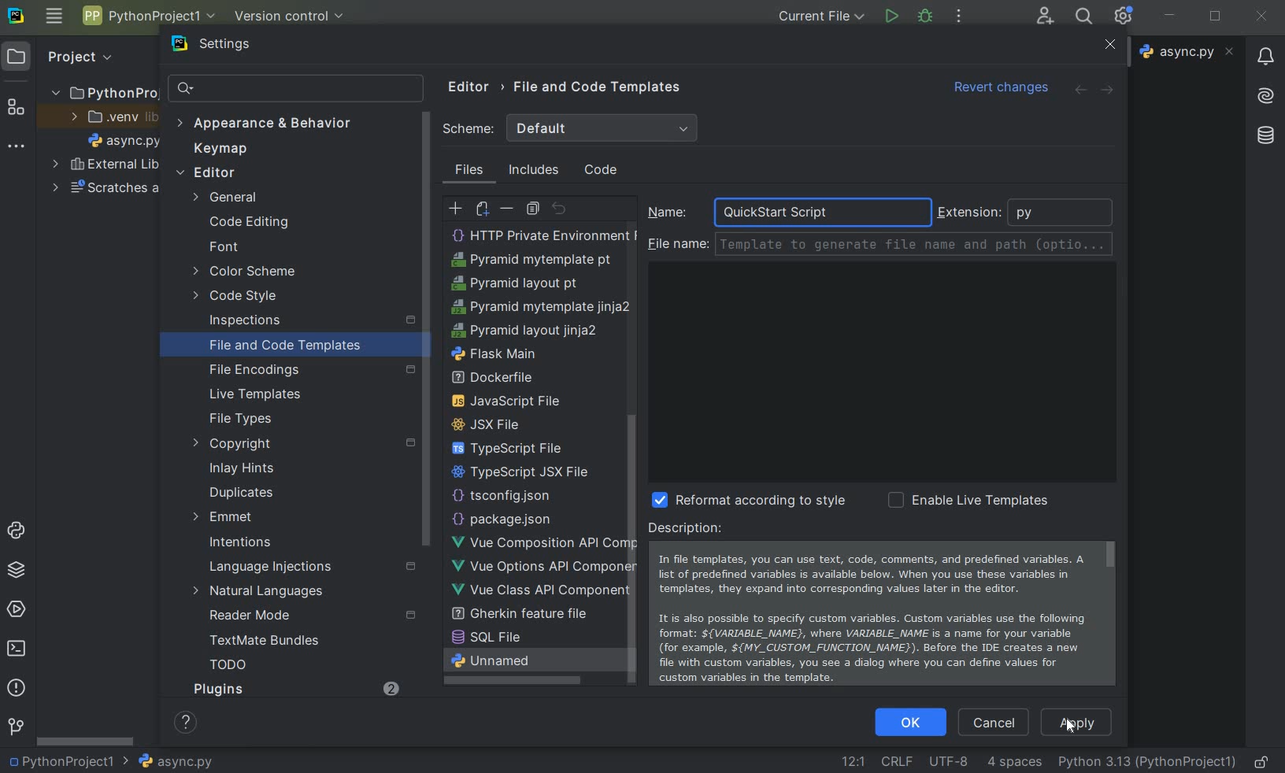 Image resolution: width=1285 pixels, height=773 pixels. Describe the element at coordinates (245, 223) in the screenshot. I see `code editing` at that location.